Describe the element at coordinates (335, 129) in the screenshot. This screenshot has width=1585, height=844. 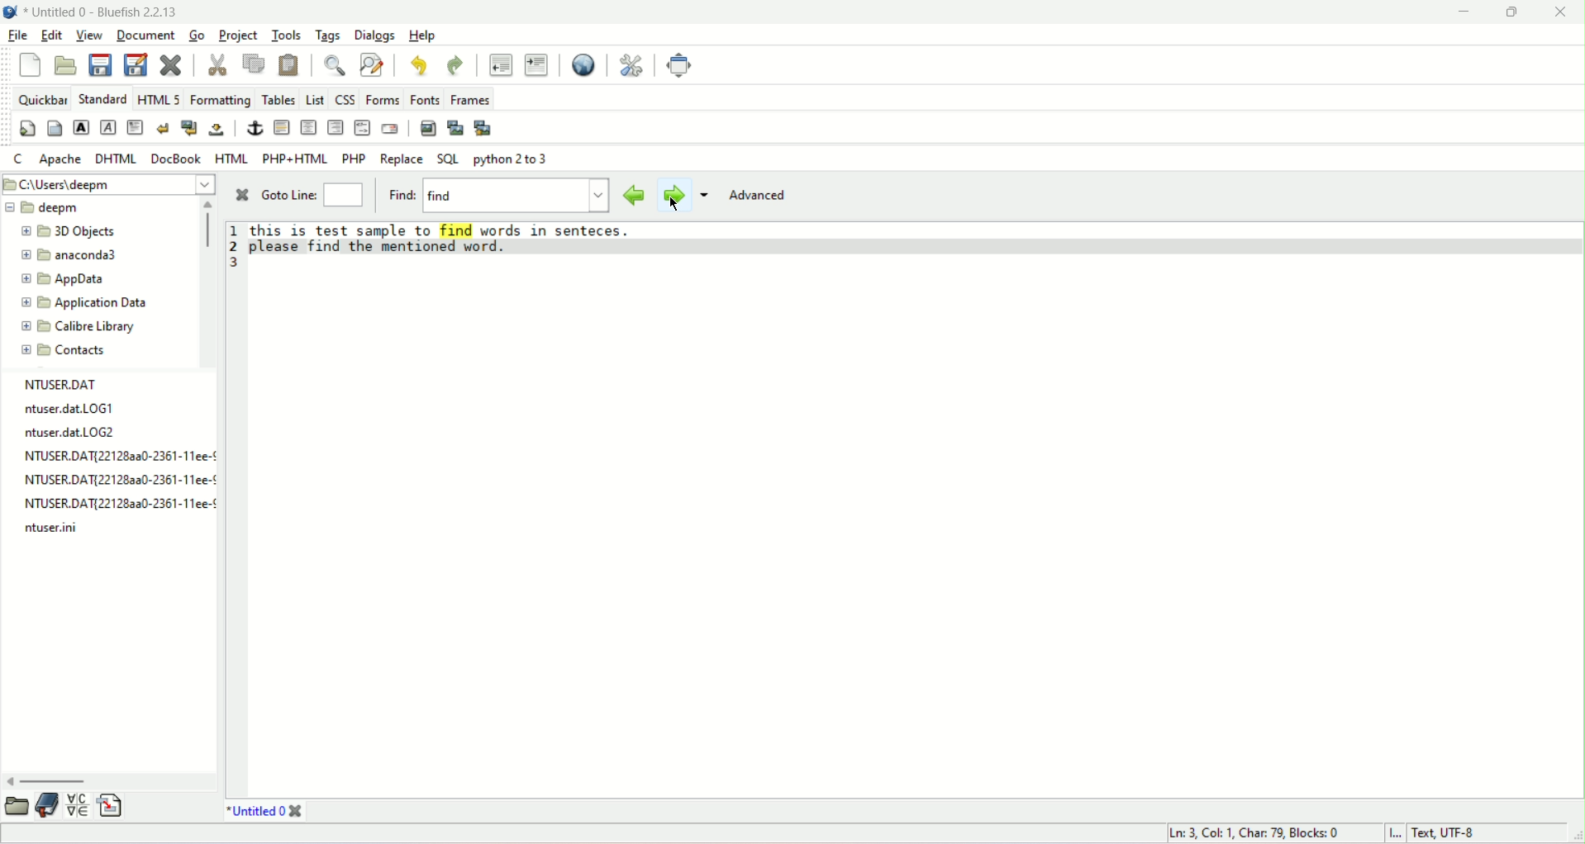
I see `right justify` at that location.